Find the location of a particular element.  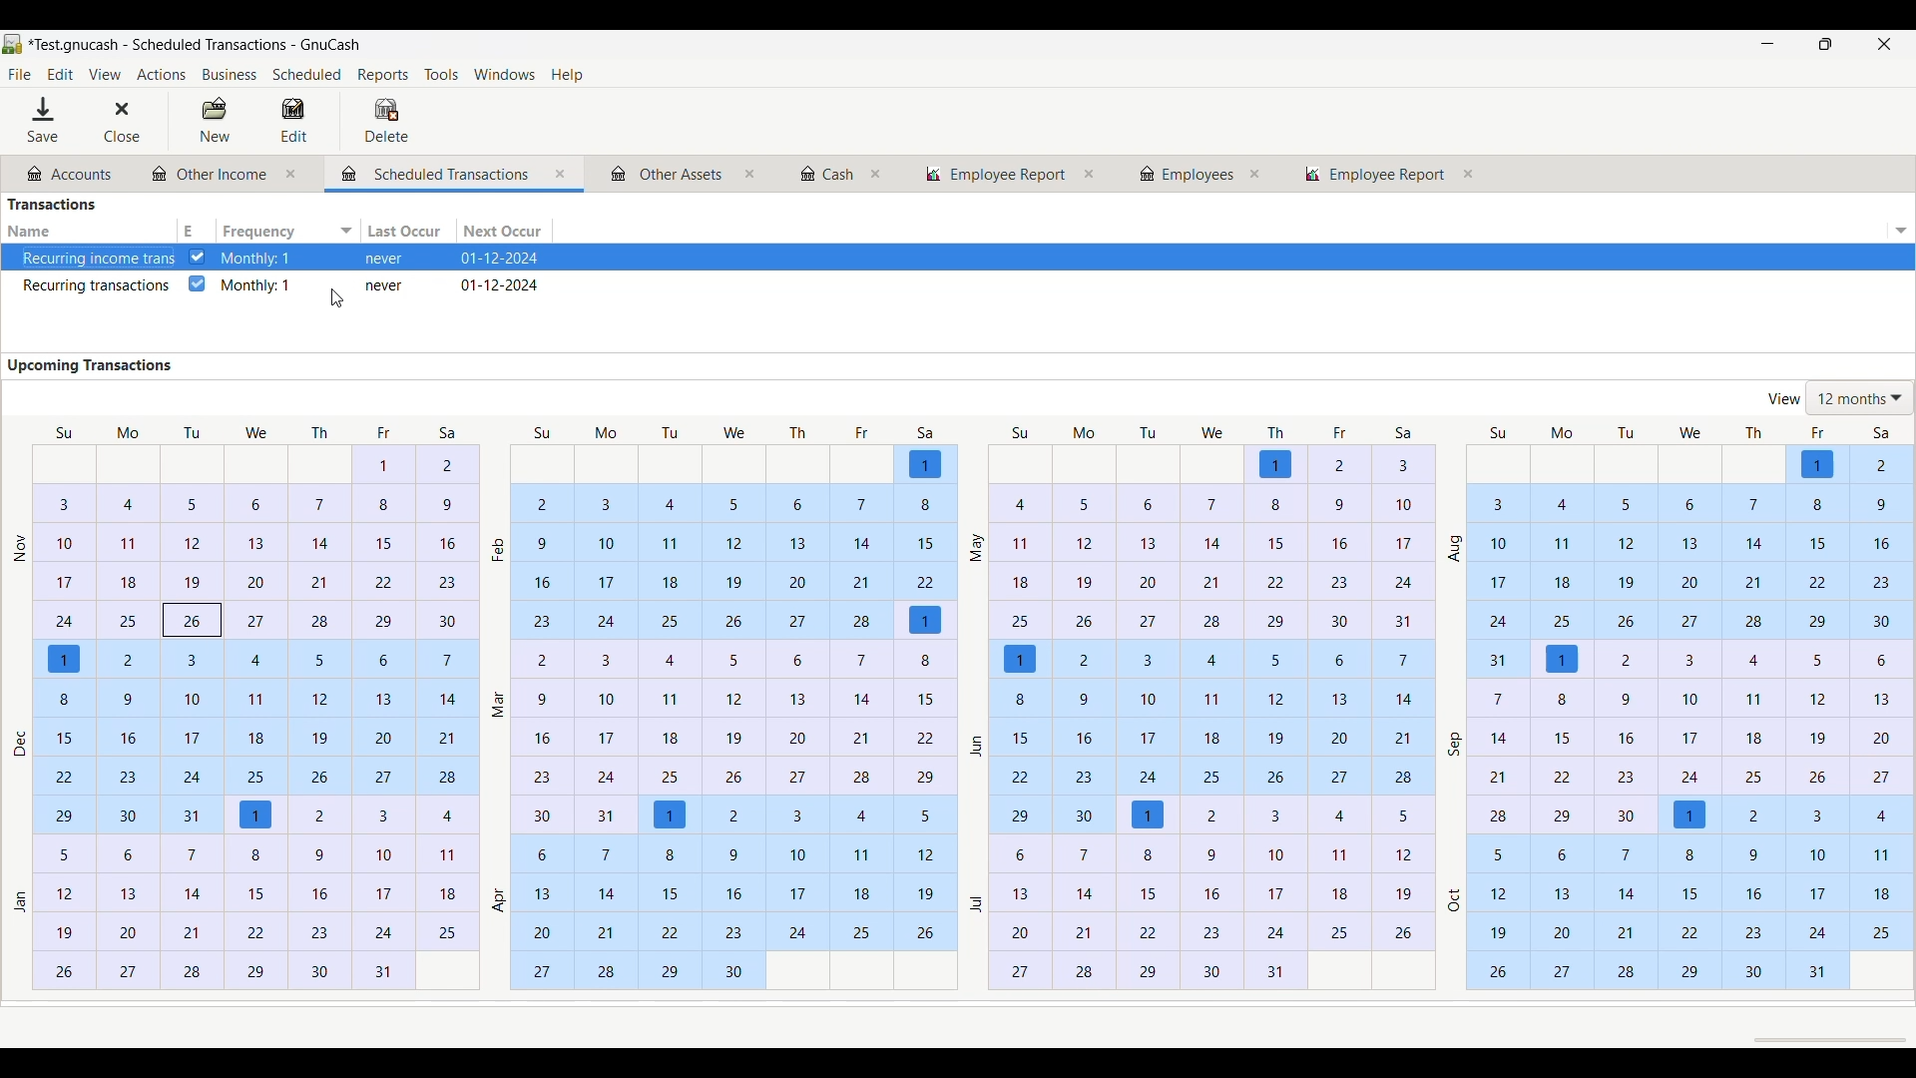

business is located at coordinates (229, 75).